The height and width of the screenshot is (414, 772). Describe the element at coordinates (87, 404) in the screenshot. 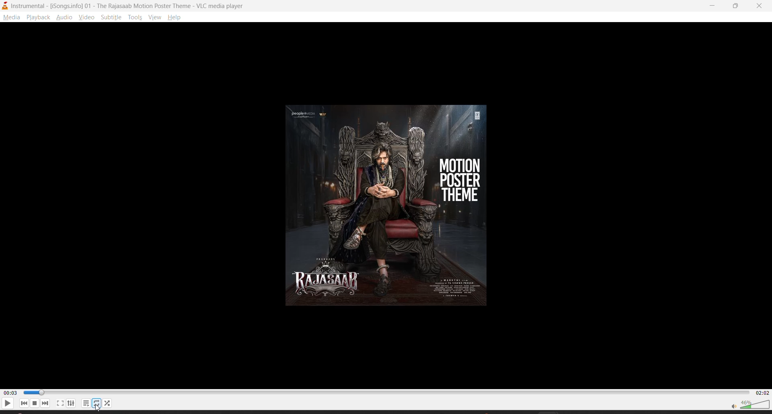

I see `playlist` at that location.